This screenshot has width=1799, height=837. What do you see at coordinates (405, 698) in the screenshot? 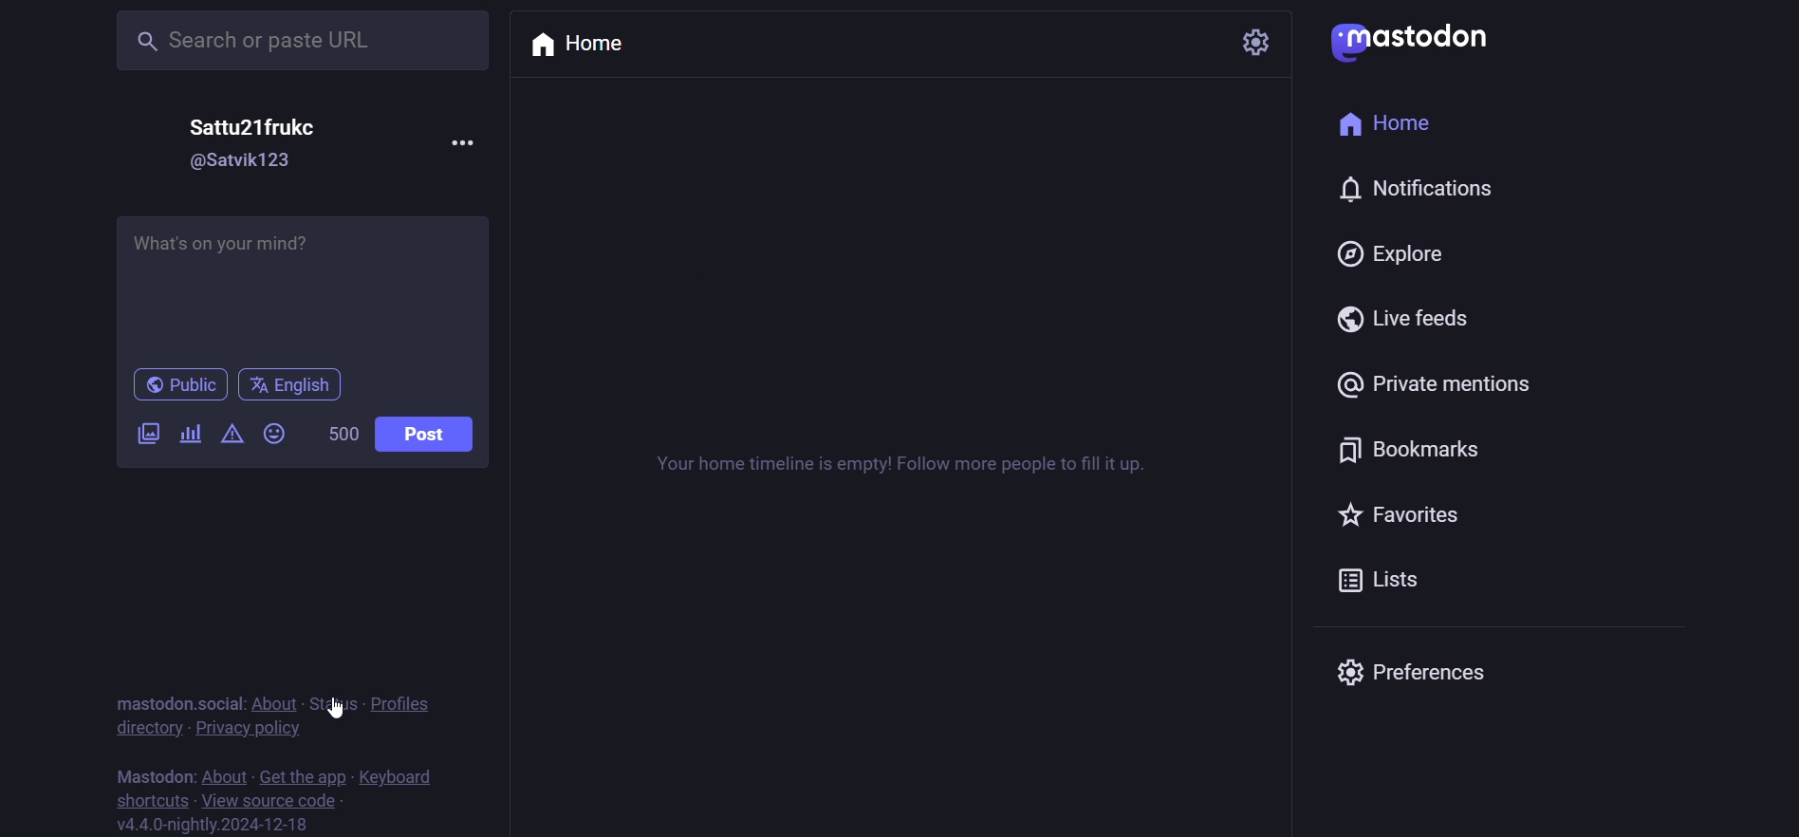
I see `profiles` at bounding box center [405, 698].